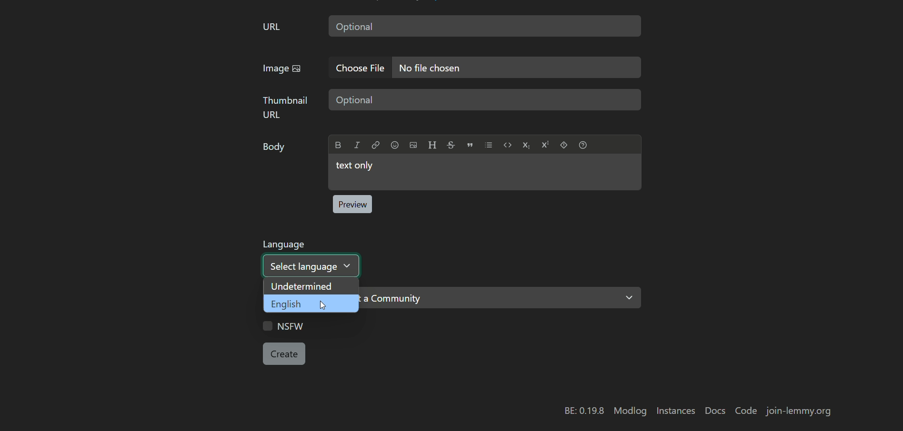 Image resolution: width=903 pixels, height=431 pixels. I want to click on URL, so click(271, 28).